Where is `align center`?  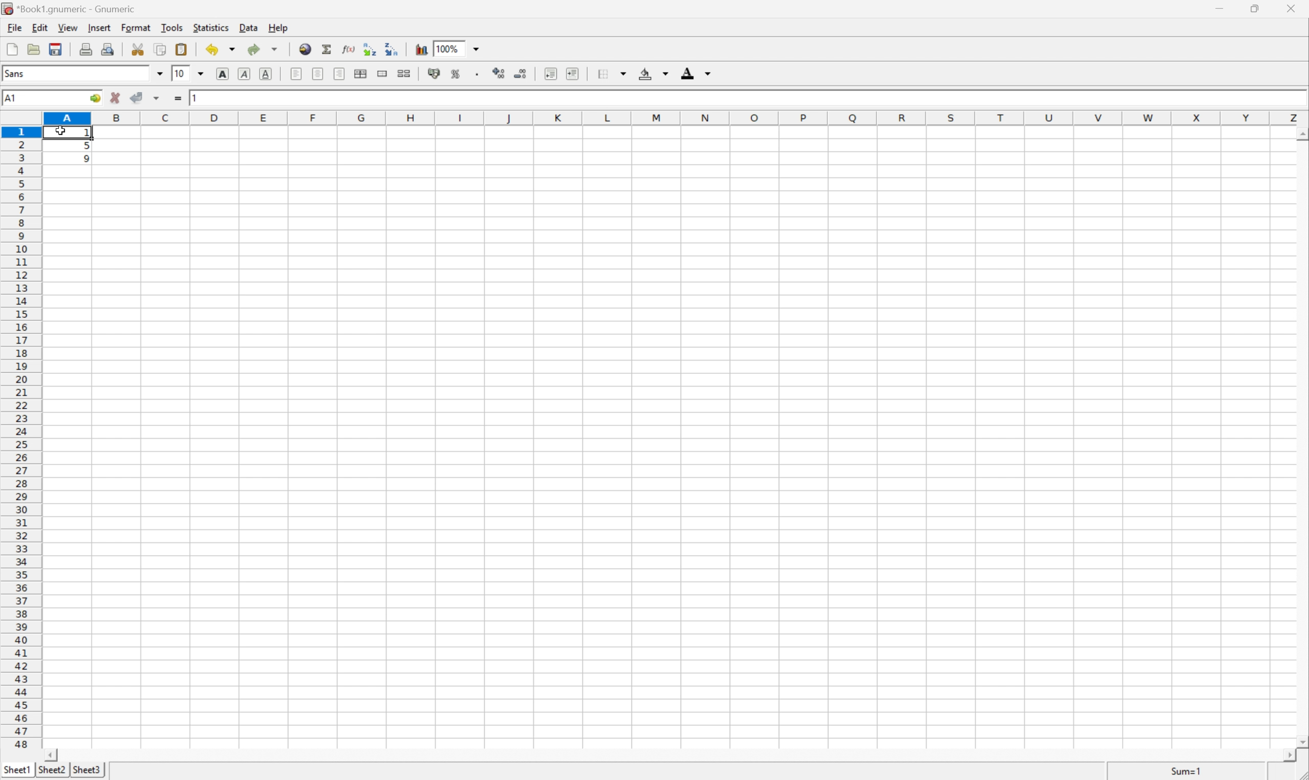 align center is located at coordinates (319, 73).